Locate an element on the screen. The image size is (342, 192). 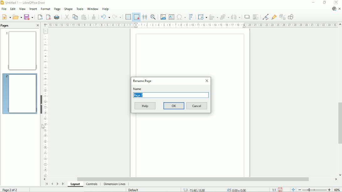
Minimize is located at coordinates (313, 3).